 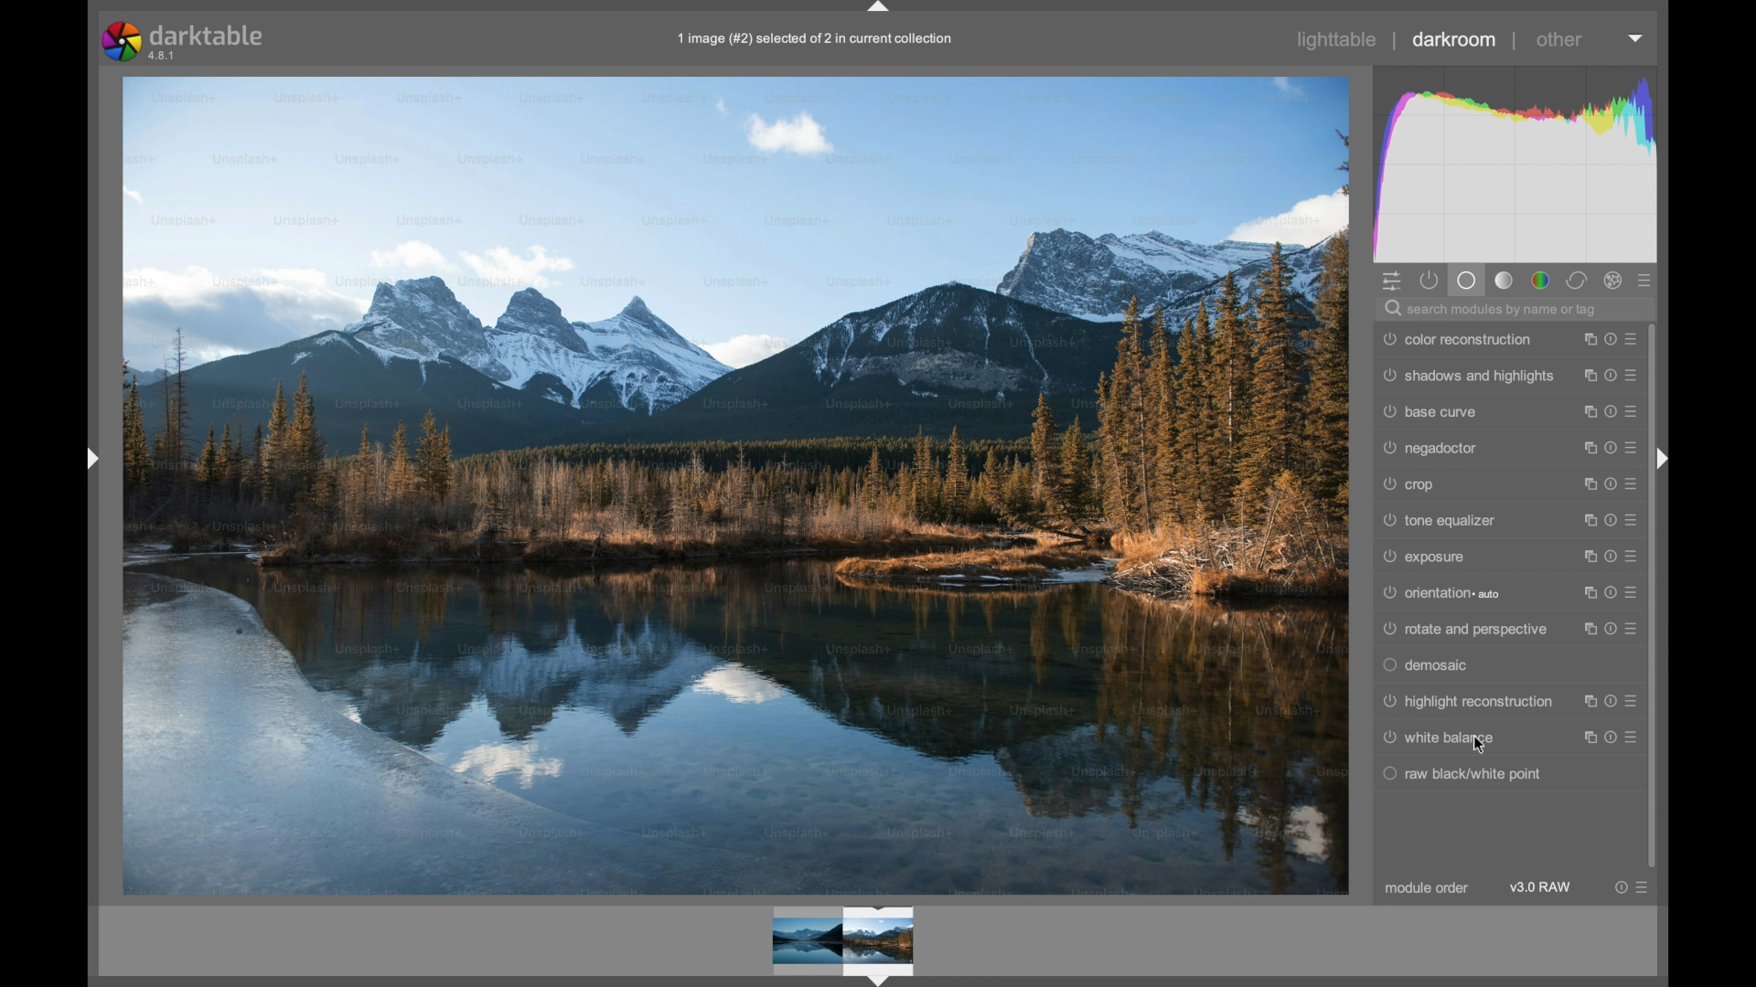 I want to click on raw black/white point, so click(x=1464, y=775).